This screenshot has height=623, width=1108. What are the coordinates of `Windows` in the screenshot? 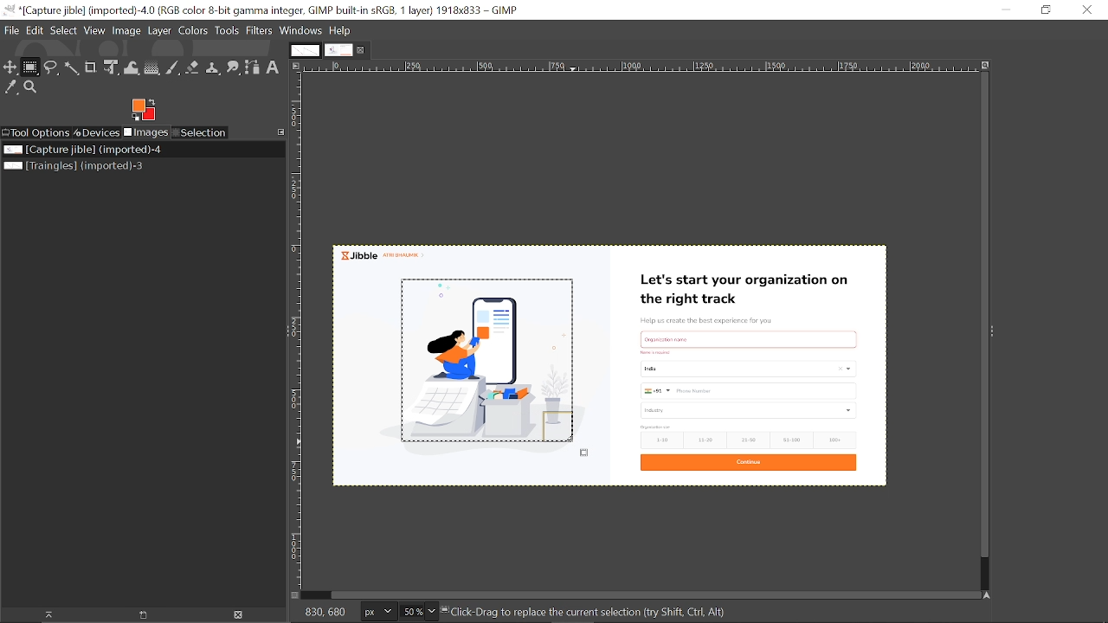 It's located at (300, 30).